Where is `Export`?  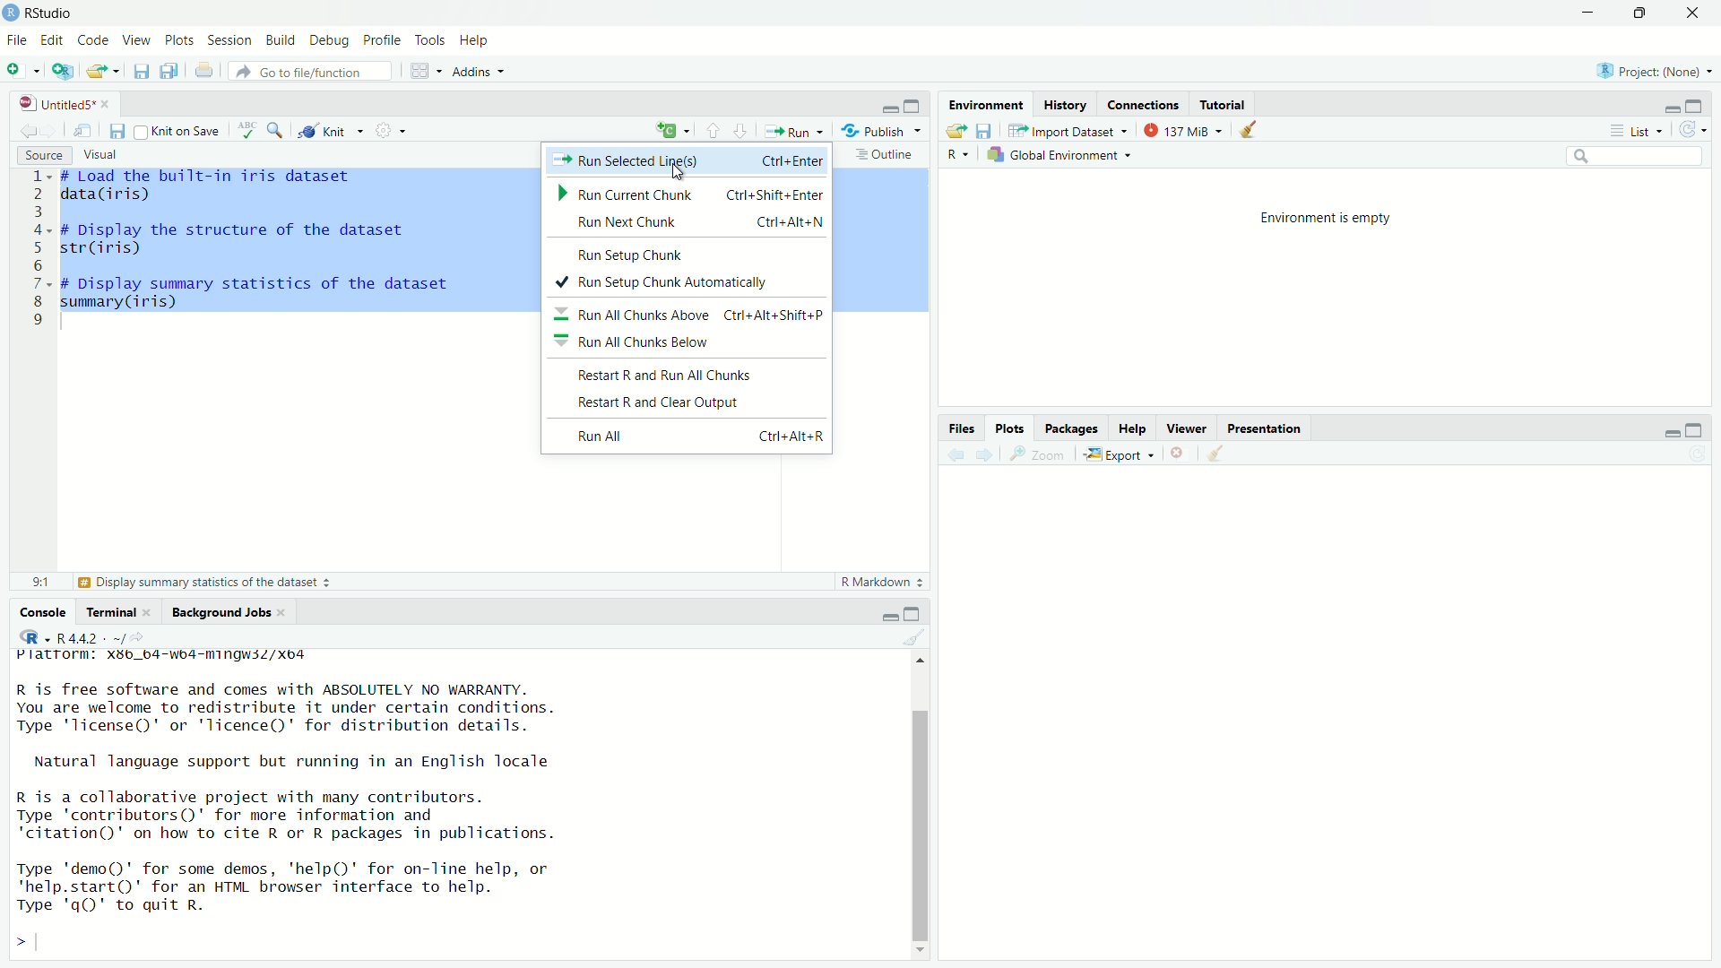
Export is located at coordinates (1116, 454).